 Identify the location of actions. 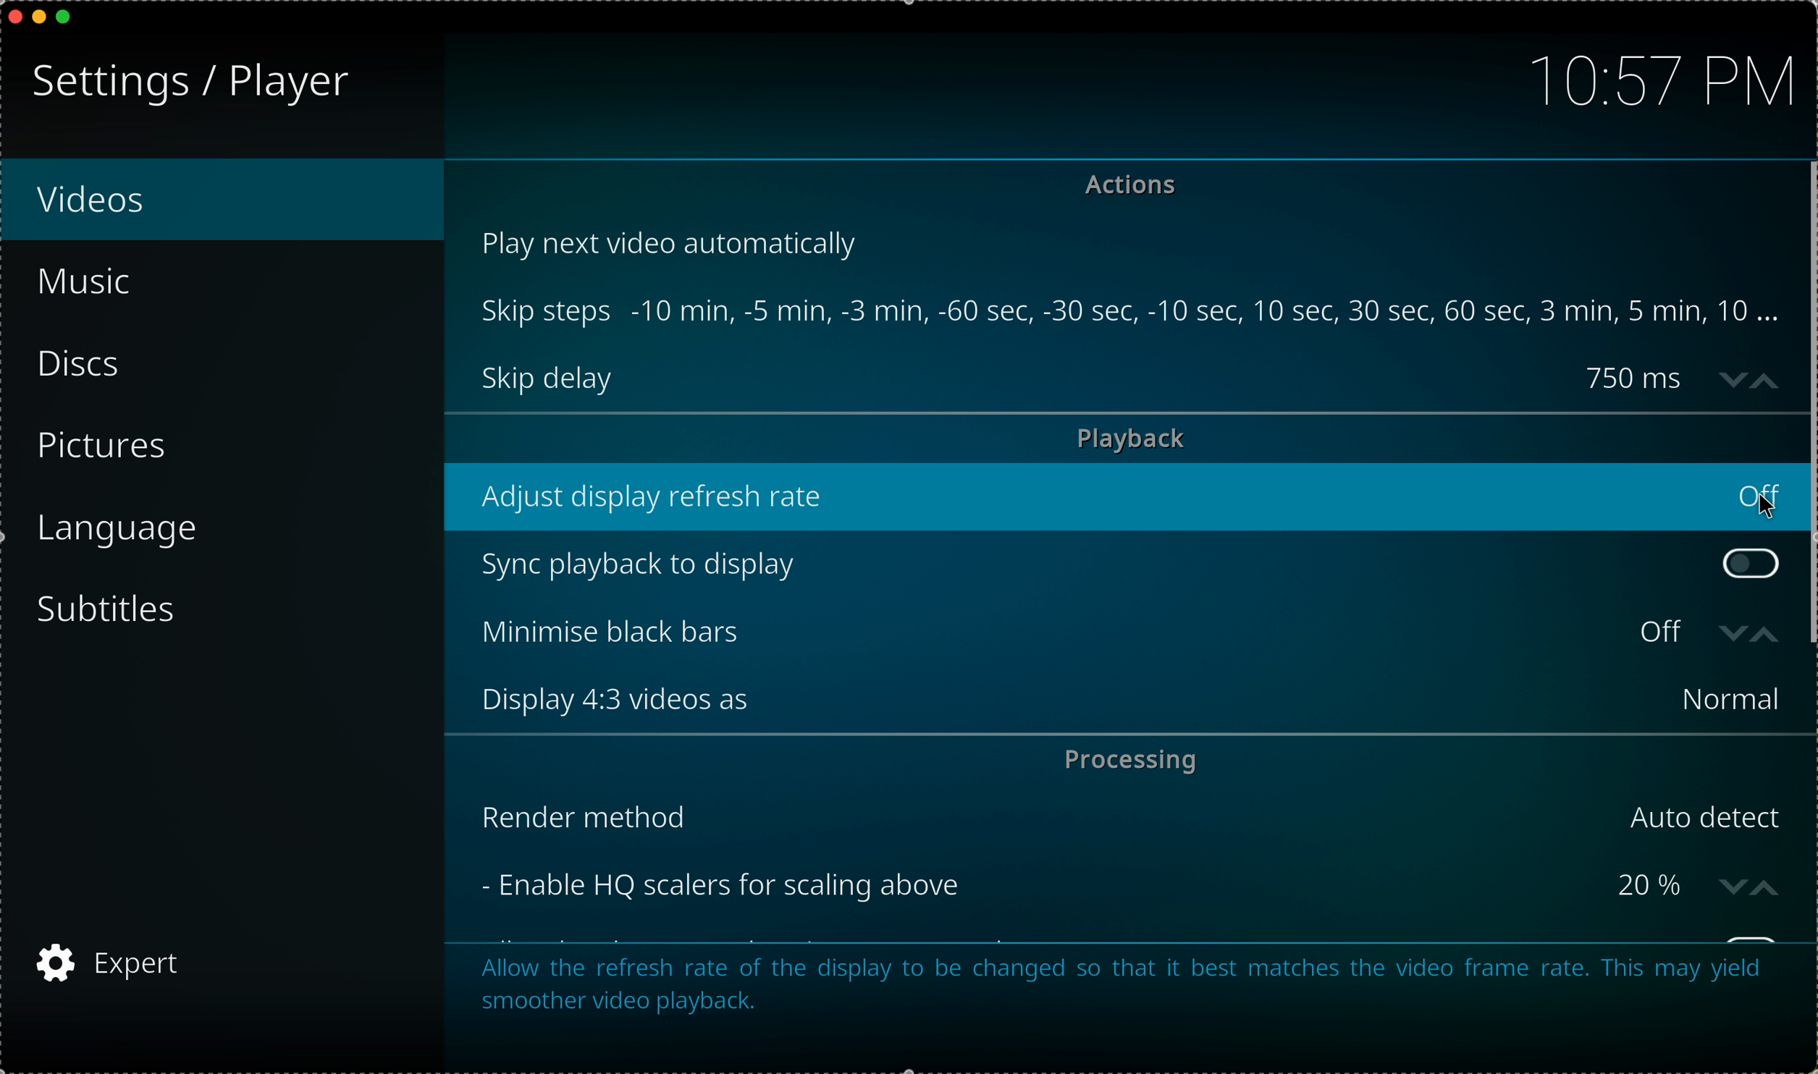
(1136, 188).